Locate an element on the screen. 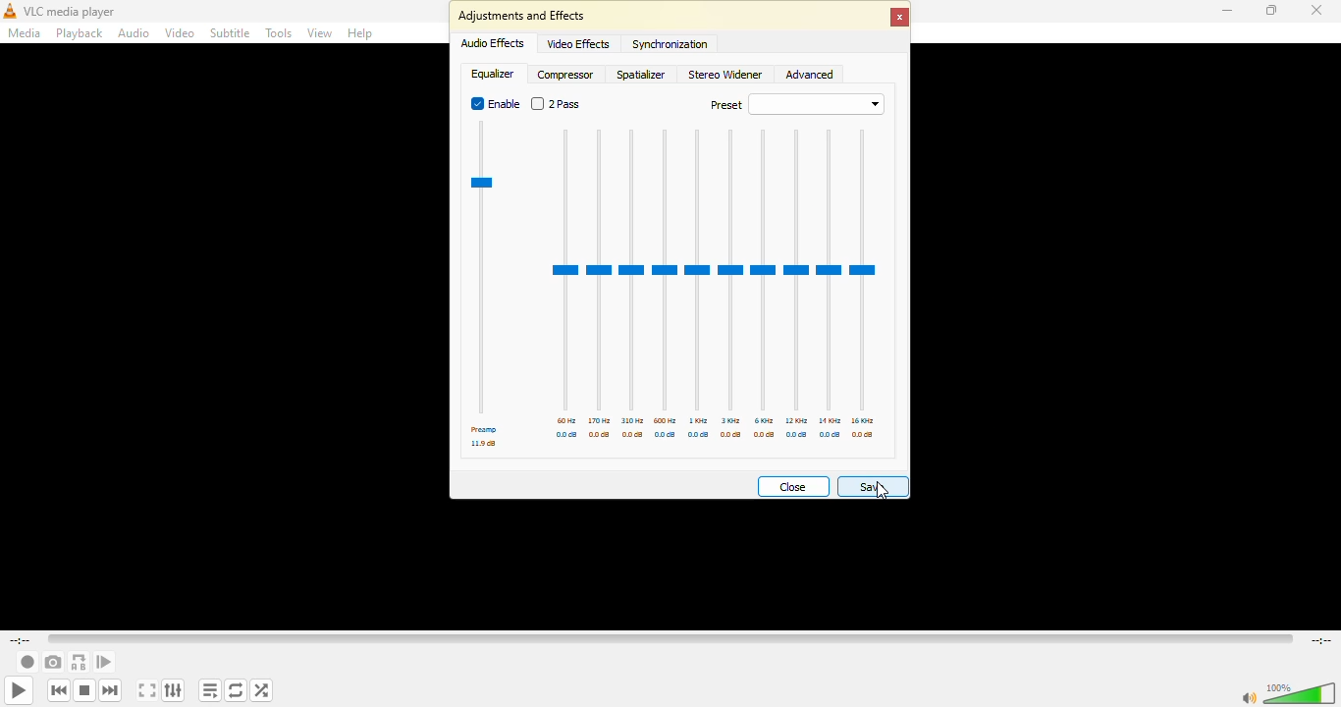 The width and height of the screenshot is (1341, 707). db is located at coordinates (483, 445).